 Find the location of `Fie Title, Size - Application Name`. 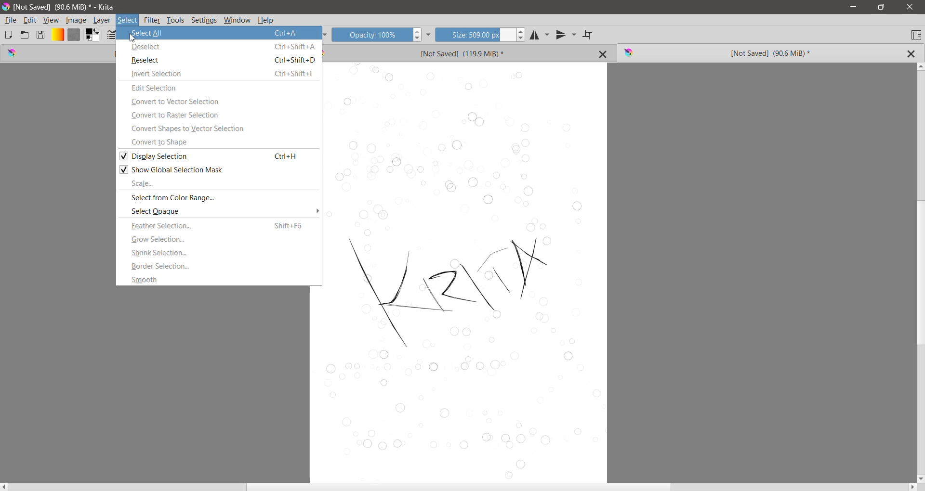

Fie Title, Size - Application Name is located at coordinates (66, 7).